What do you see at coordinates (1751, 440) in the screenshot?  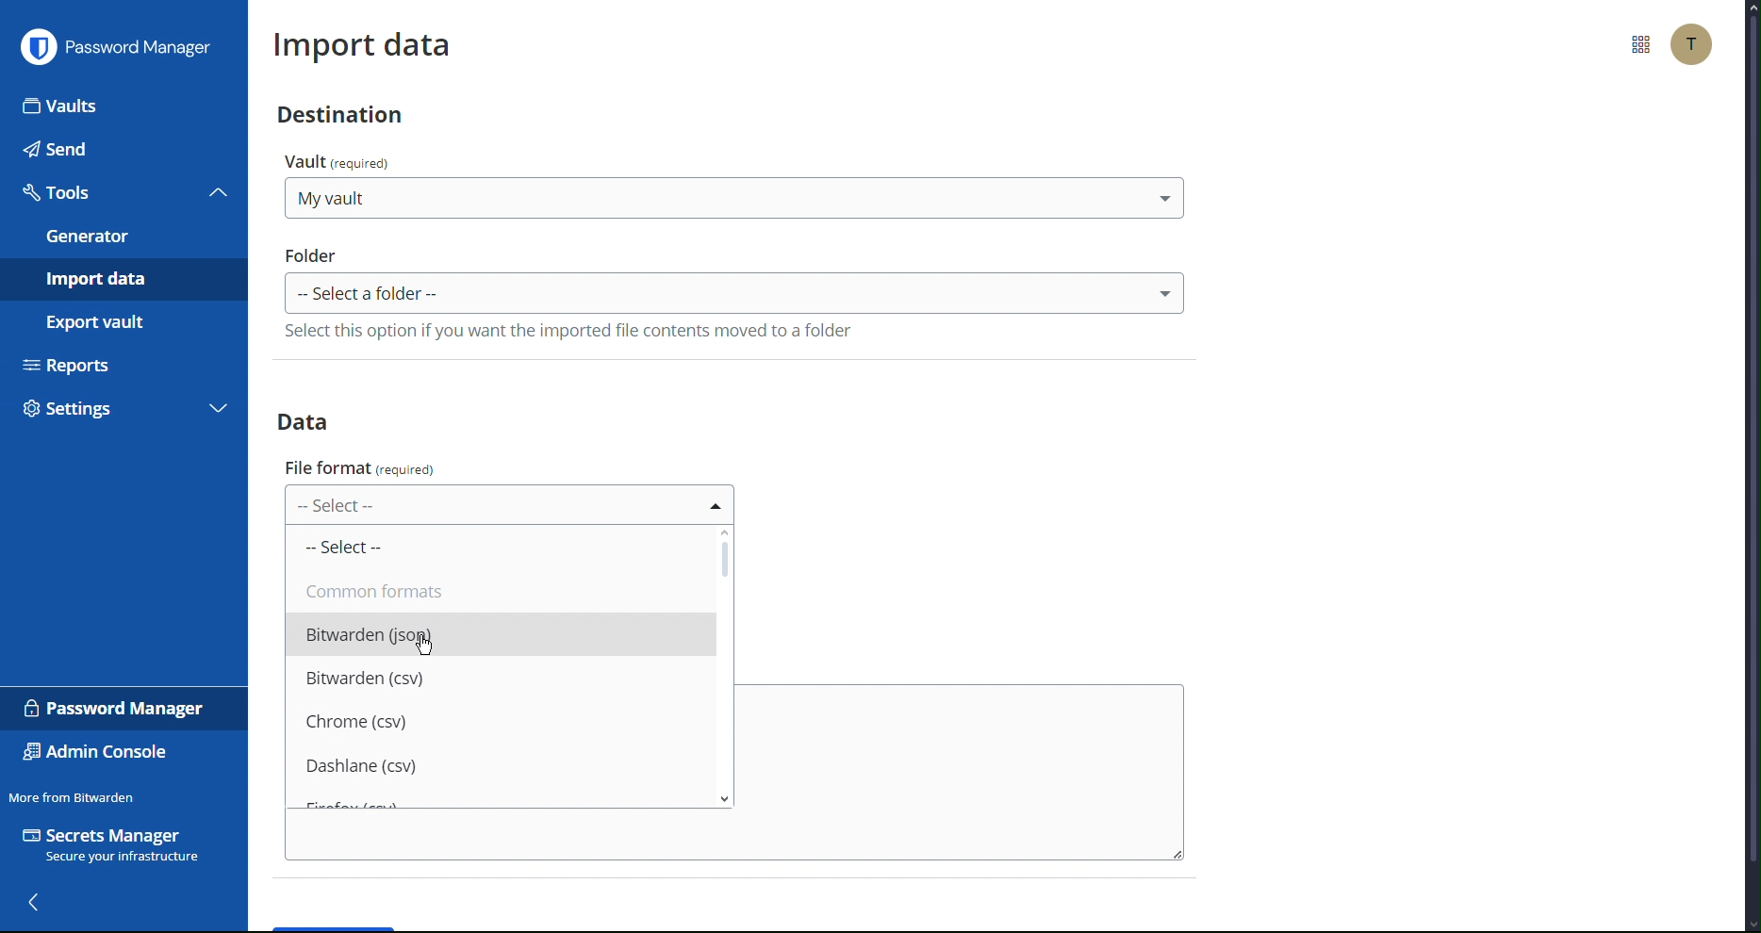 I see `scrollbar` at bounding box center [1751, 440].